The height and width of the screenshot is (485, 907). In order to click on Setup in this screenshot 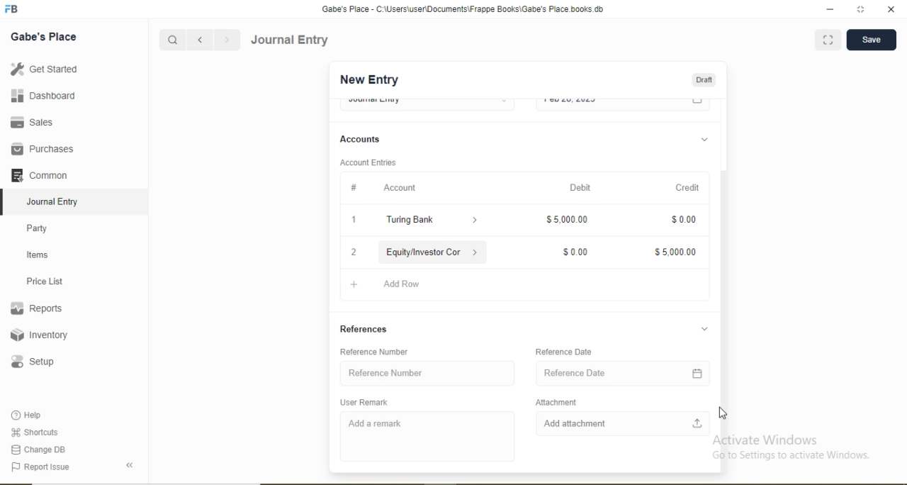, I will do `click(32, 362)`.